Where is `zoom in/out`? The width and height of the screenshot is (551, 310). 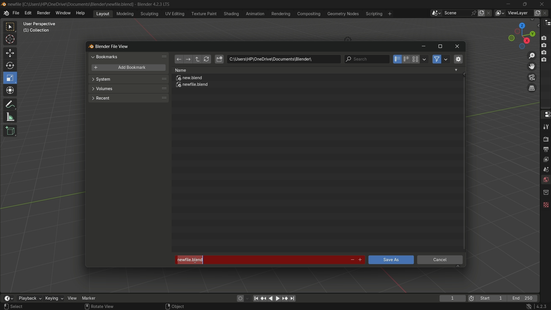
zoom in/out is located at coordinates (532, 55).